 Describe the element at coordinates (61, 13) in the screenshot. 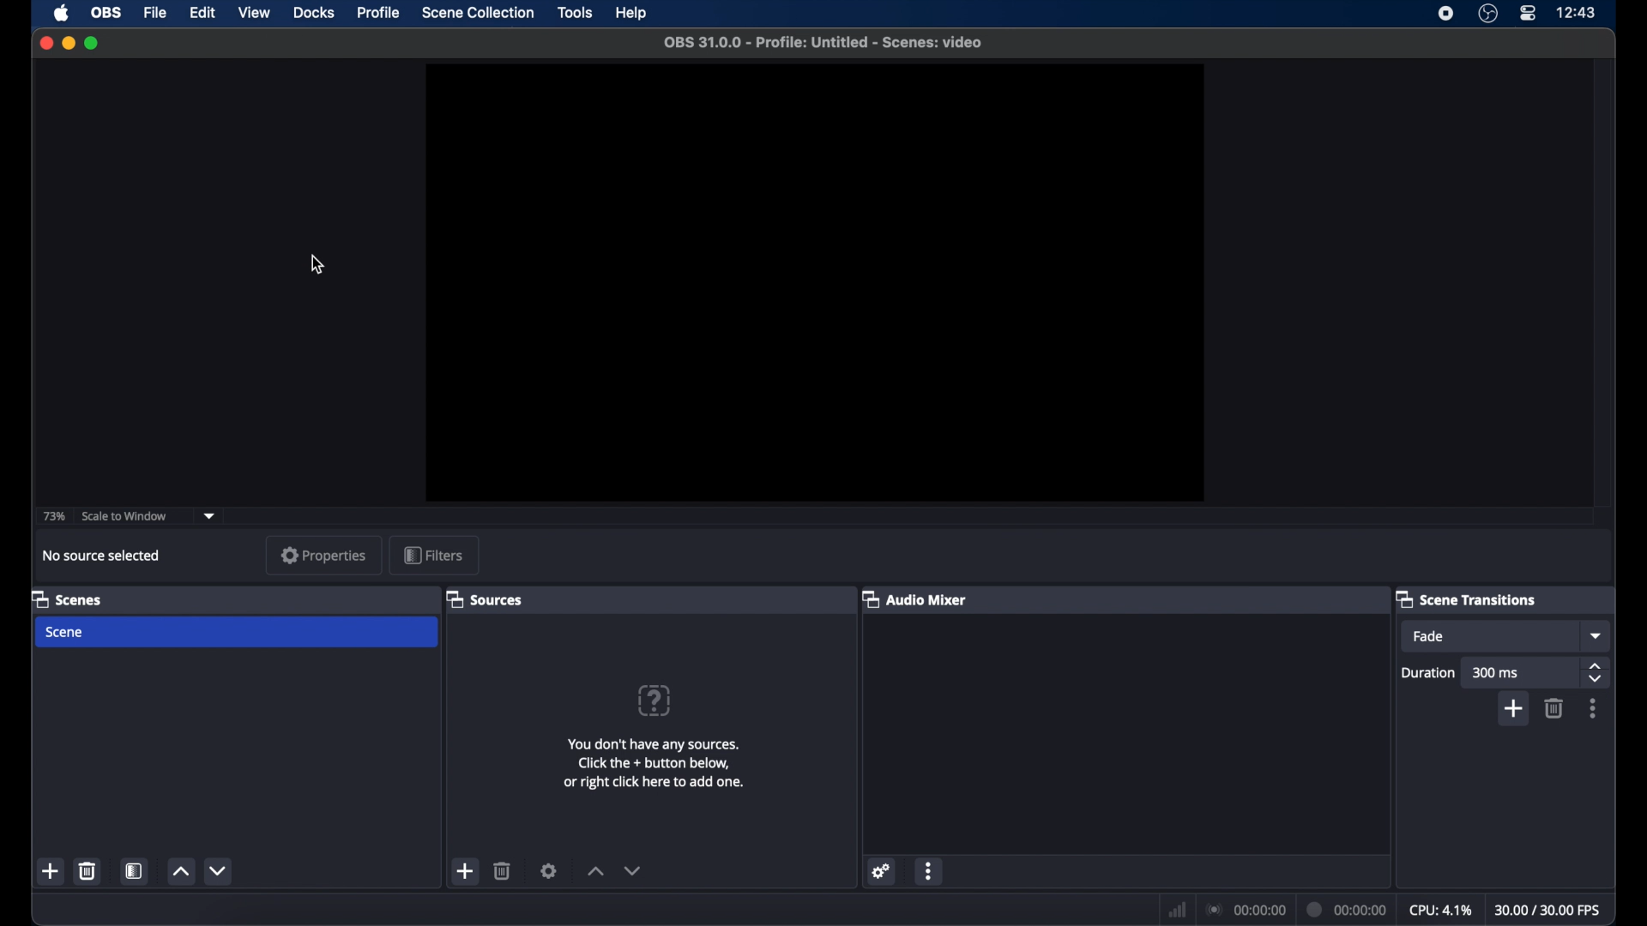

I see `apple icon` at that location.